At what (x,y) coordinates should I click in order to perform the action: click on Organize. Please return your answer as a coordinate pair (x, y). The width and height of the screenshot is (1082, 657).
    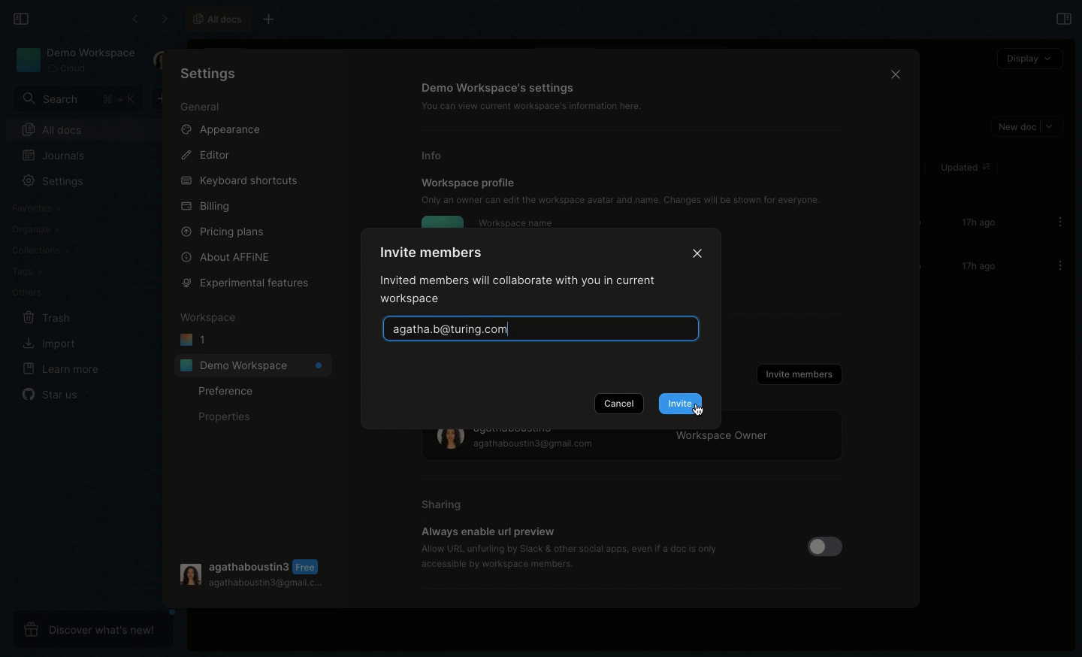
    Looking at the image, I should click on (35, 228).